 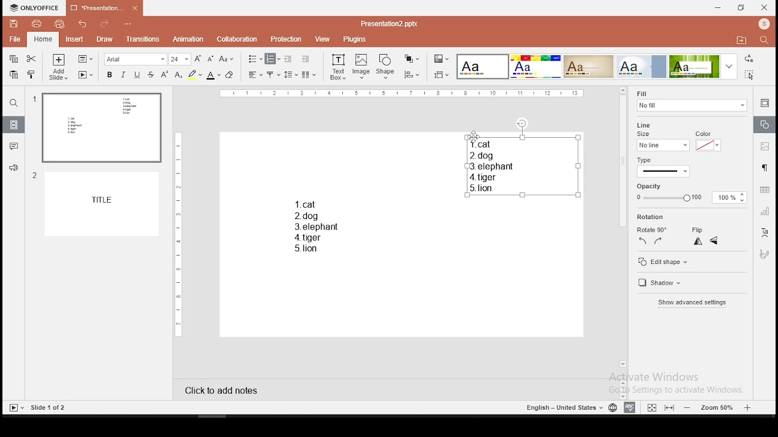 I want to click on numbers, so click(x=33, y=141).